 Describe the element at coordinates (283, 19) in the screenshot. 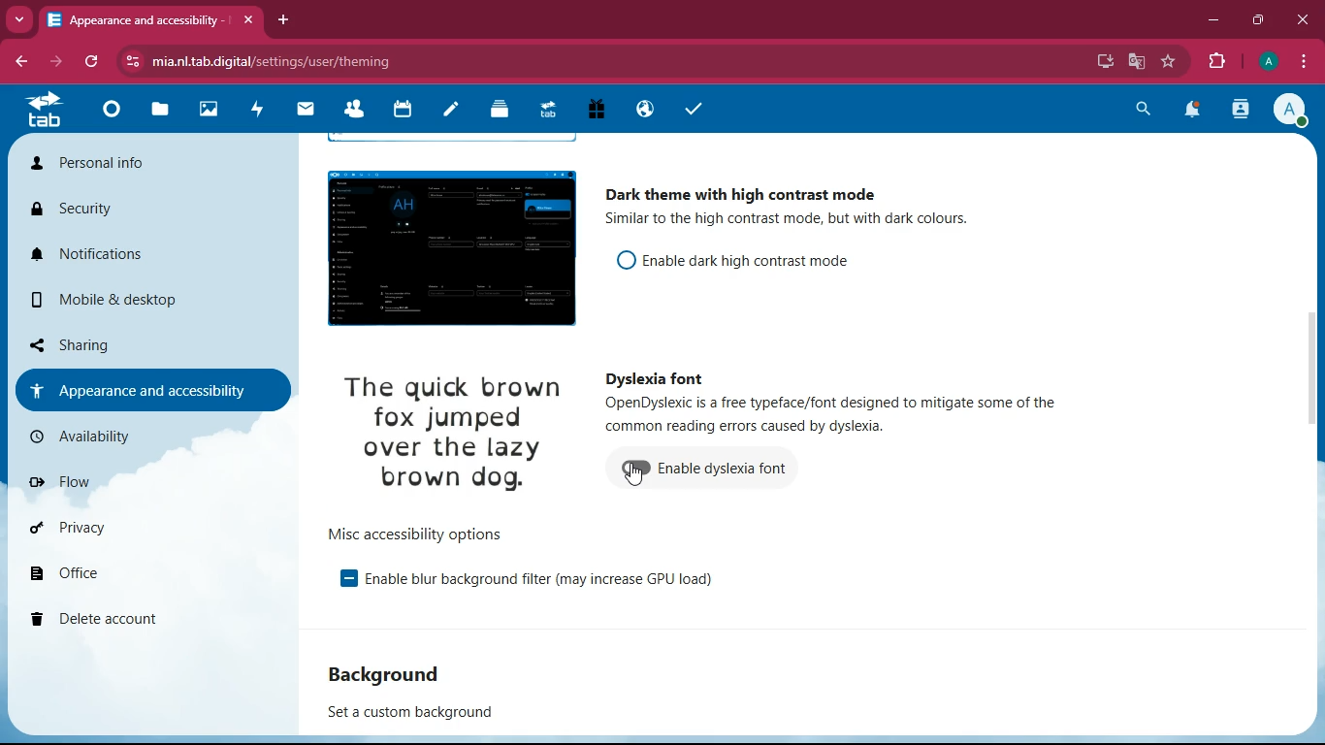

I see `add tab` at that location.